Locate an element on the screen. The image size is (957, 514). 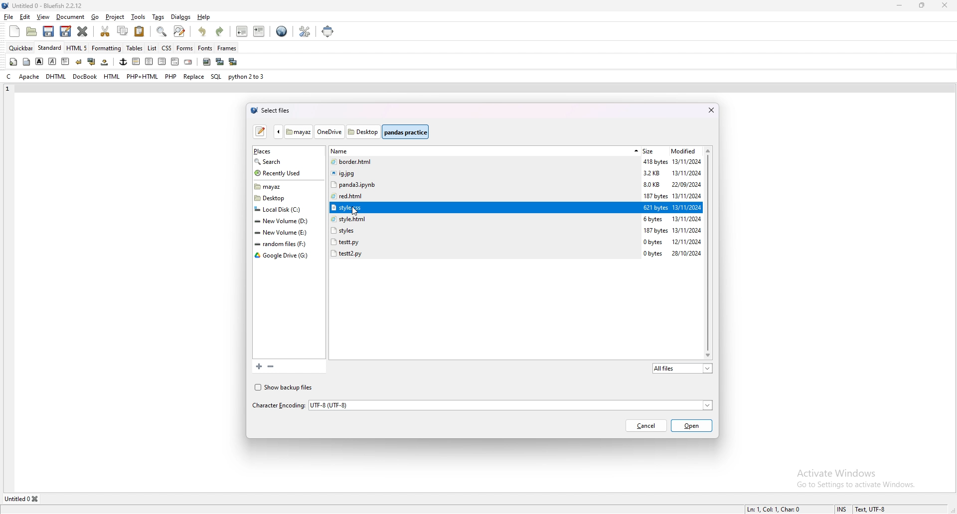
dialogs is located at coordinates (180, 17).